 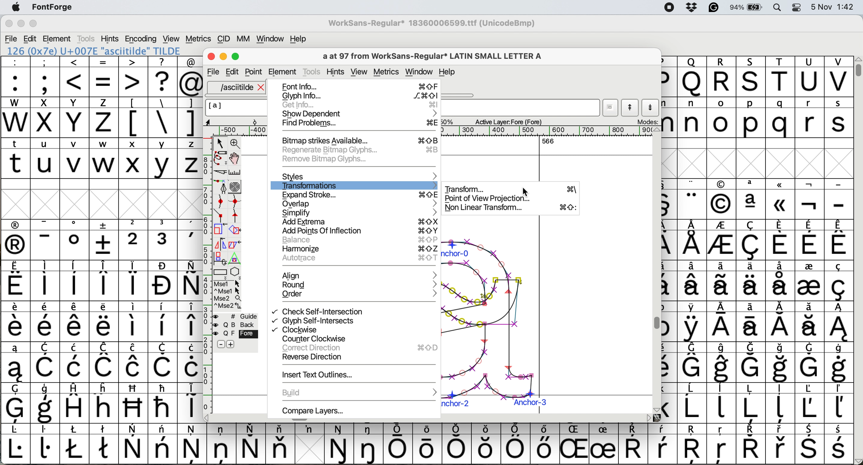 What do you see at coordinates (220, 158) in the screenshot?
I see `draw freehand curve` at bounding box center [220, 158].